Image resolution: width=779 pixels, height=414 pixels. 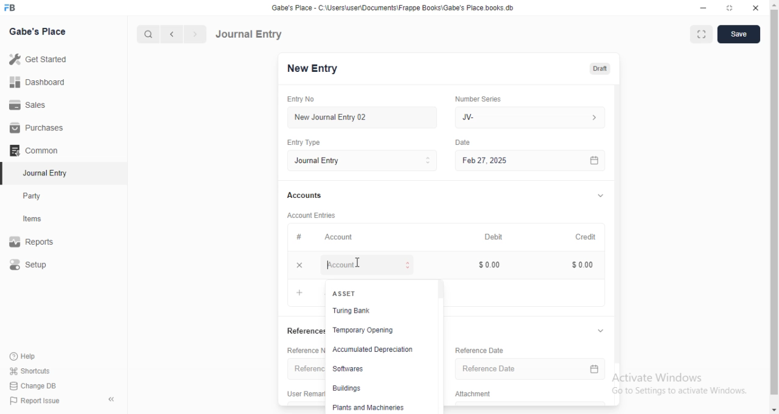 I want to click on Purchases, so click(x=34, y=127).